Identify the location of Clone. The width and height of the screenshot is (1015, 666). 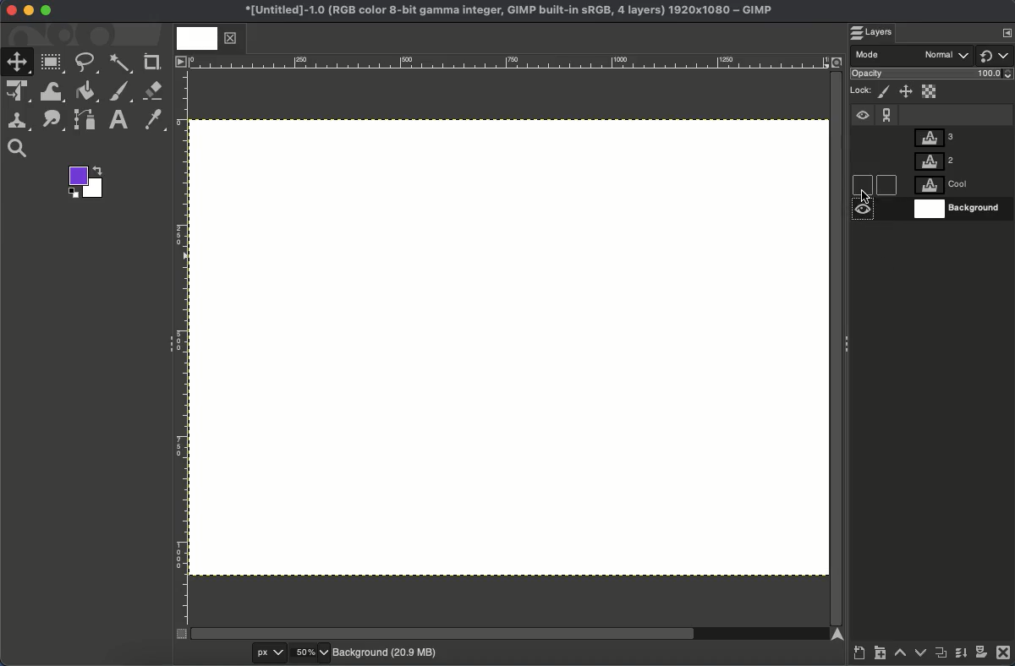
(21, 121).